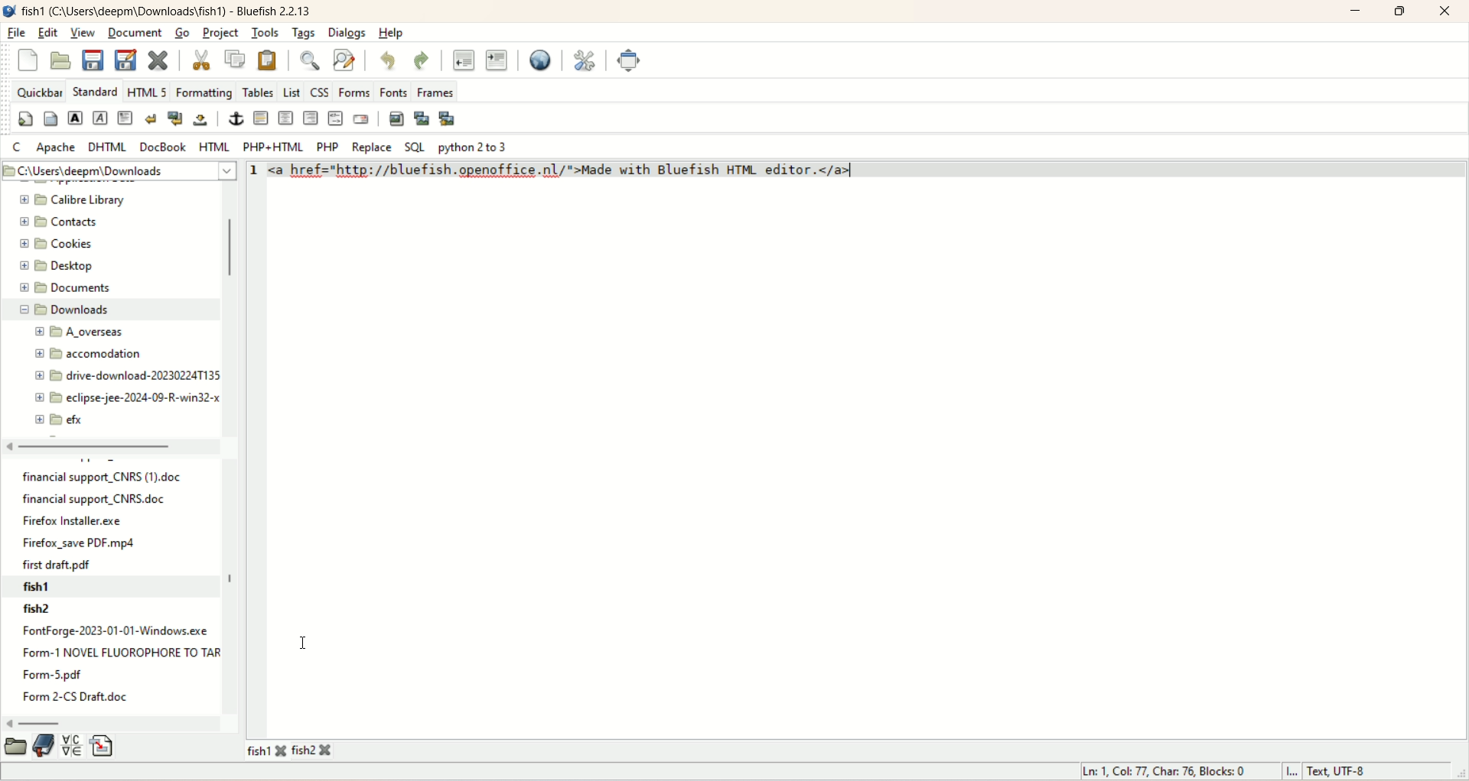 The image size is (1469, 781). Describe the element at coordinates (77, 200) in the screenshot. I see `calibre library` at that location.